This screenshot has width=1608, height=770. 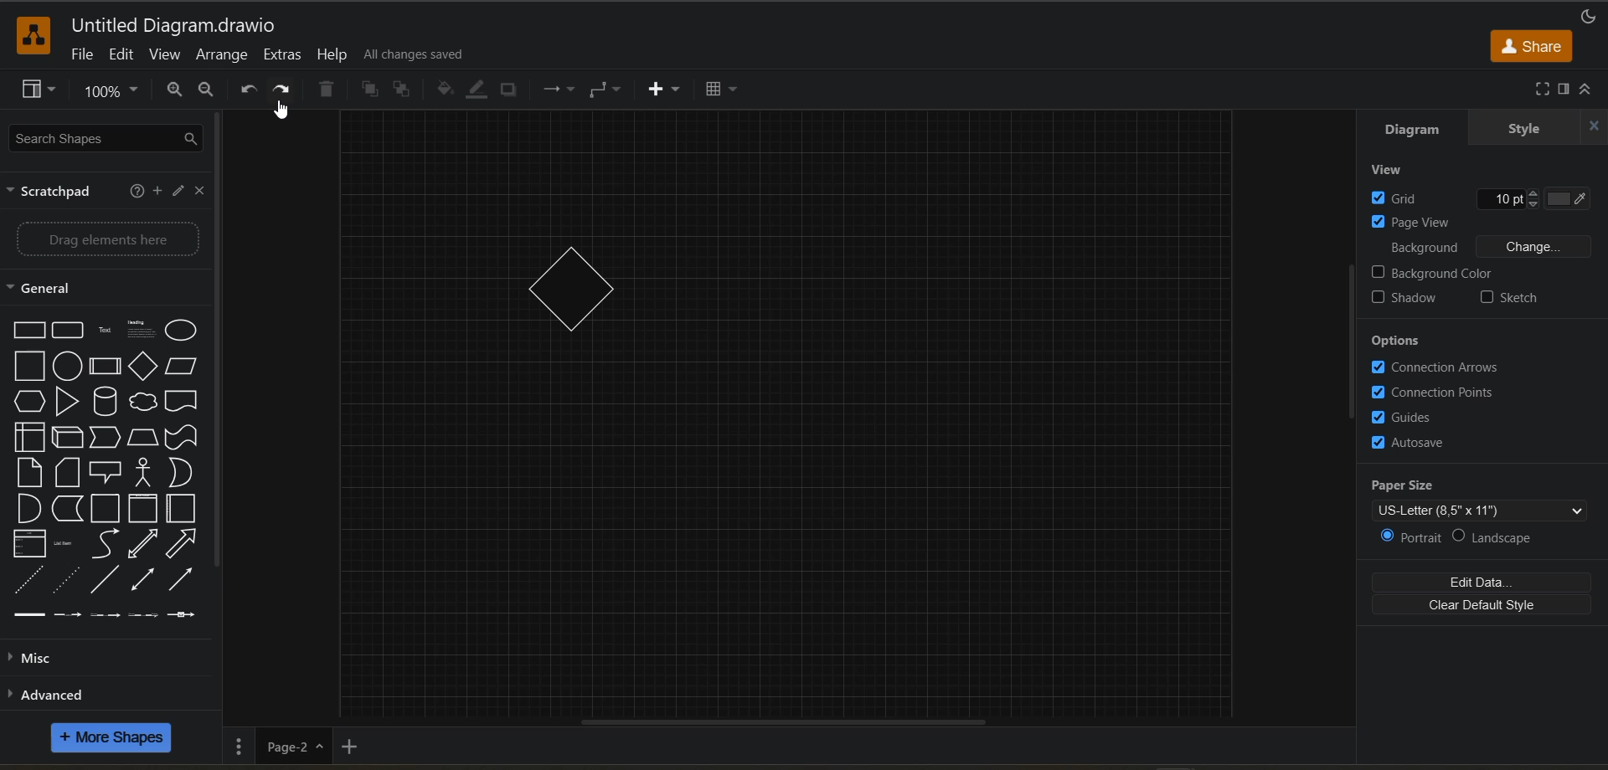 I want to click on heading, so click(x=142, y=331).